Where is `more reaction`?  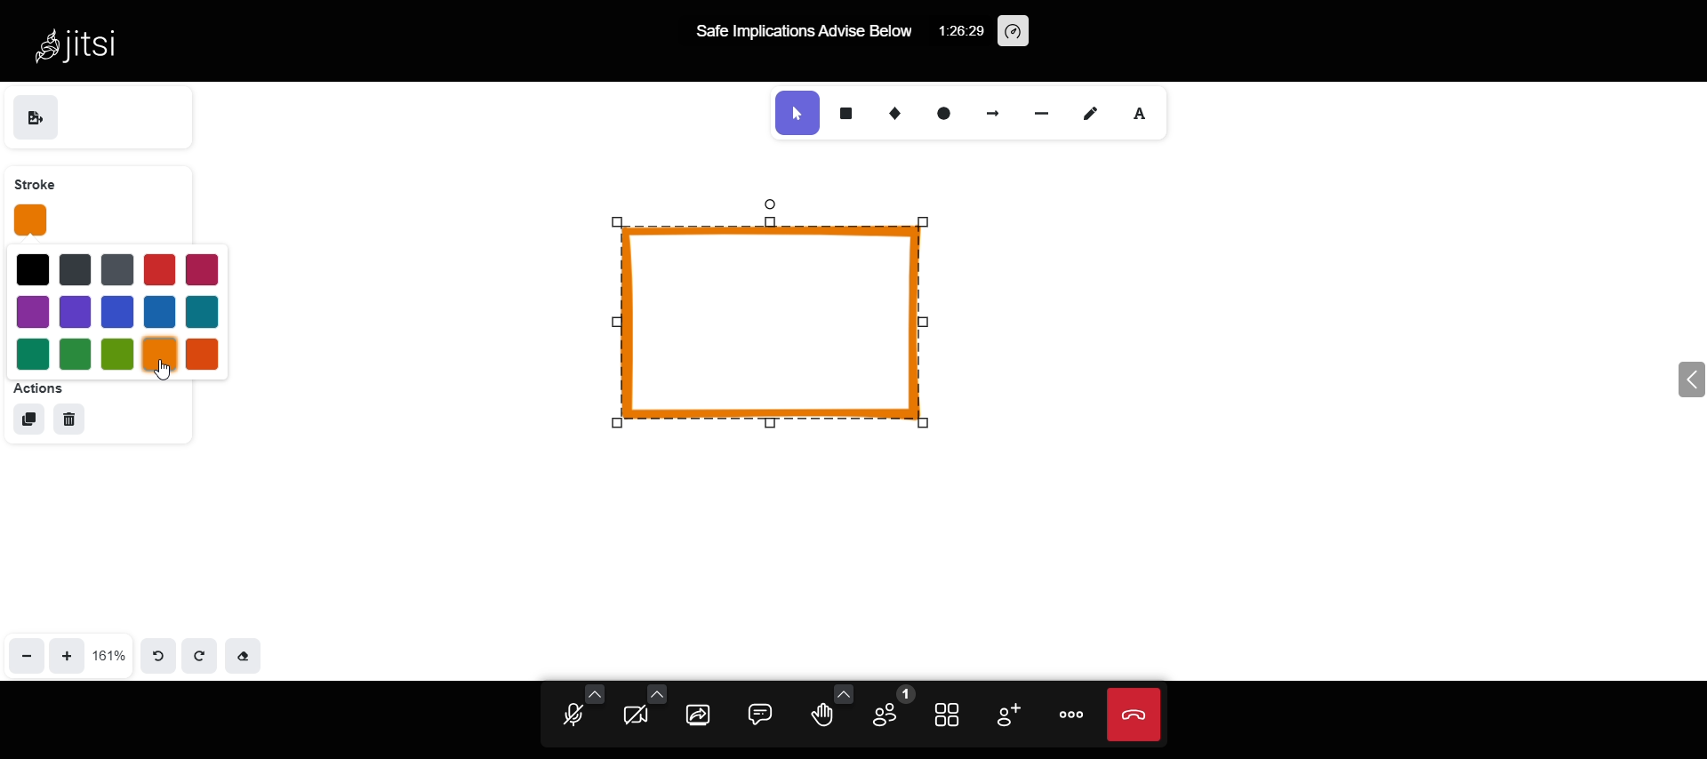 more reaction is located at coordinates (839, 684).